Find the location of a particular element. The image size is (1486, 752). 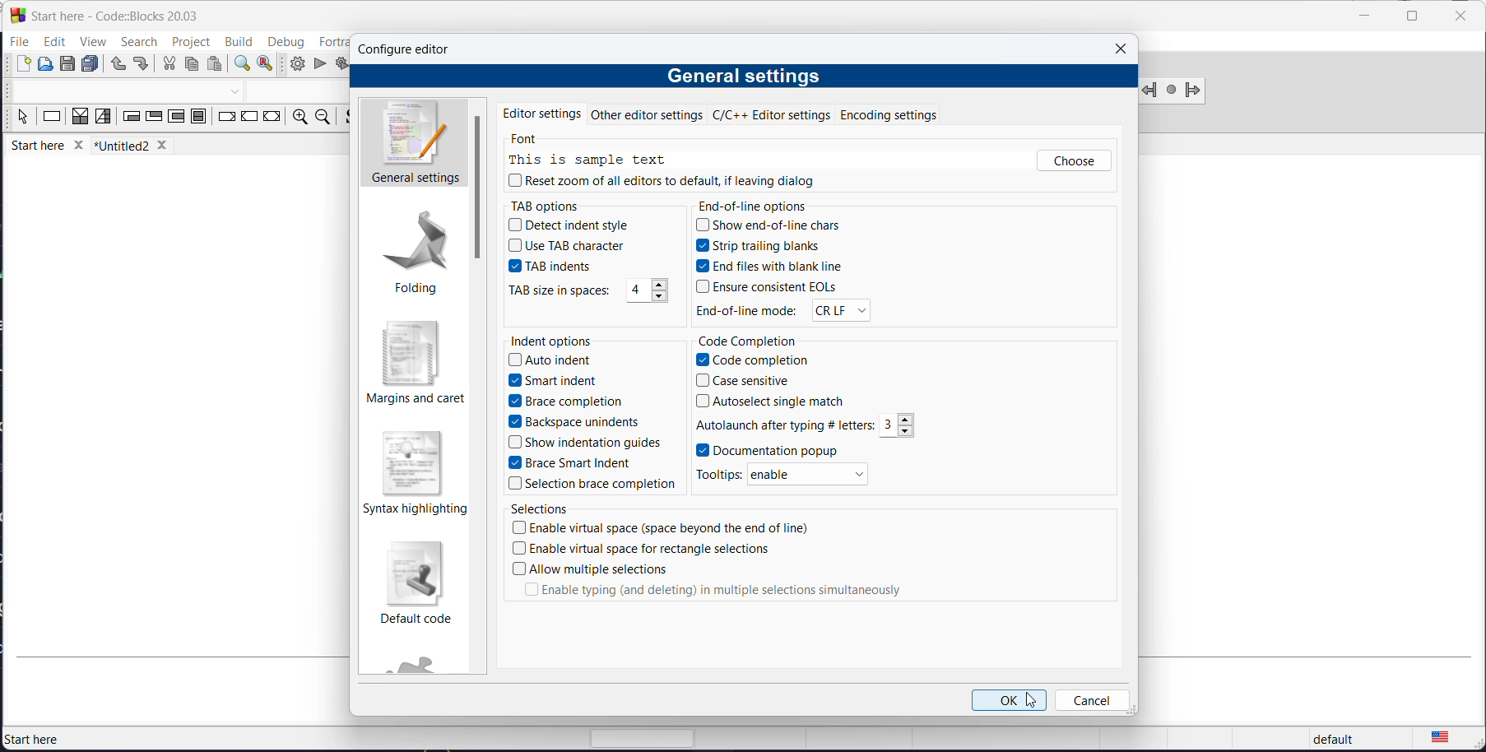

cancel is located at coordinates (1094, 700).